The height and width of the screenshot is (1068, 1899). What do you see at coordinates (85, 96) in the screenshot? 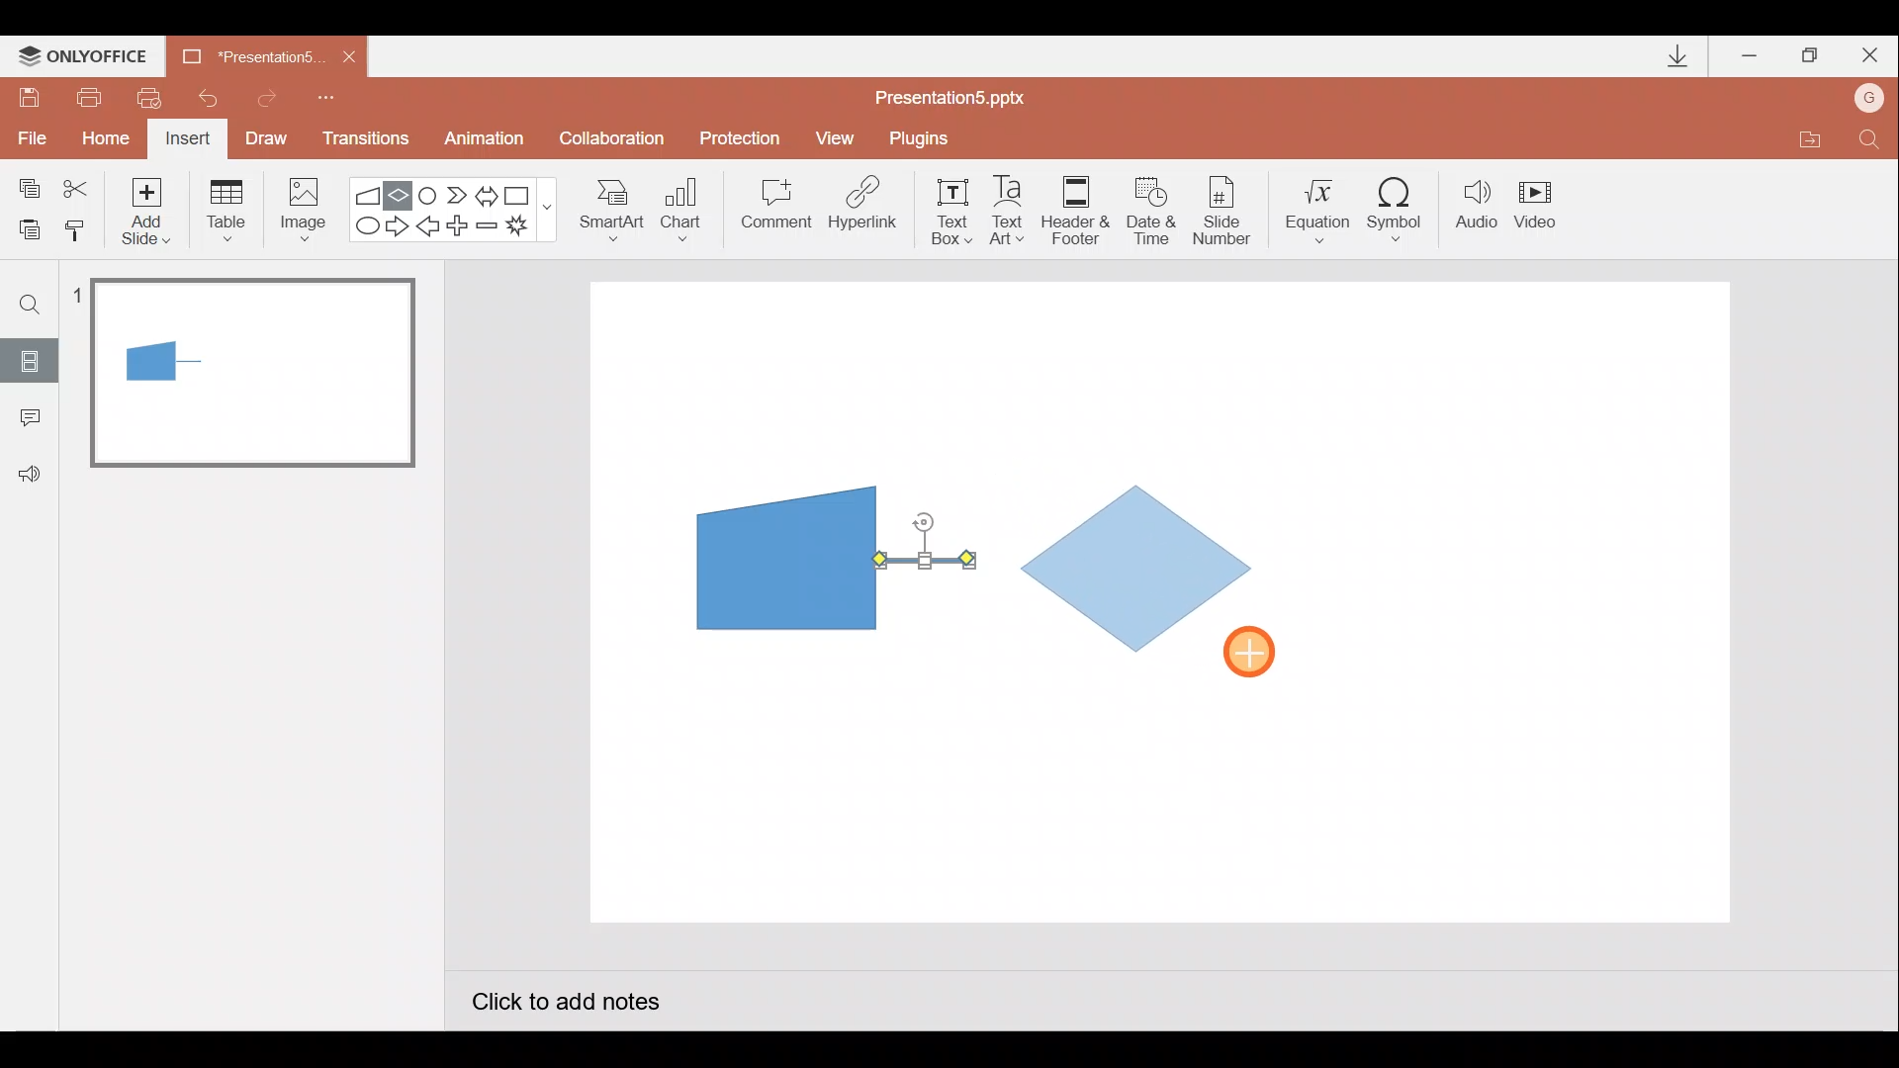
I see `Print file` at bounding box center [85, 96].